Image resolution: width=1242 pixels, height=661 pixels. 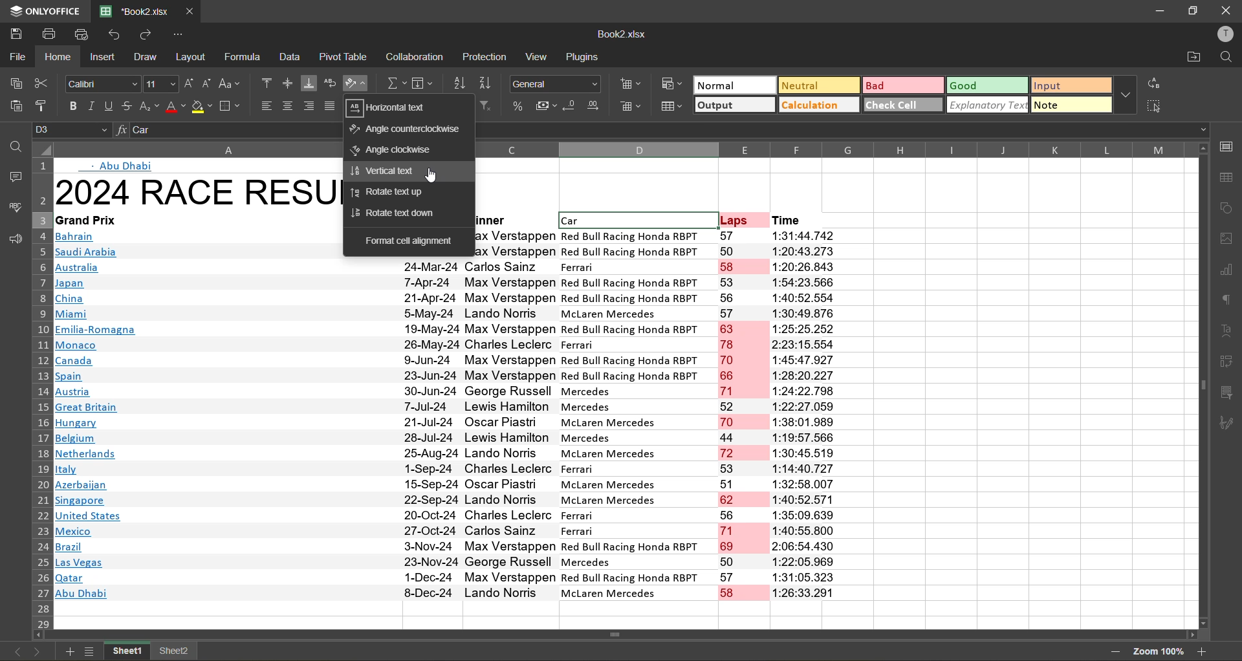 I want to click on normal, so click(x=735, y=84).